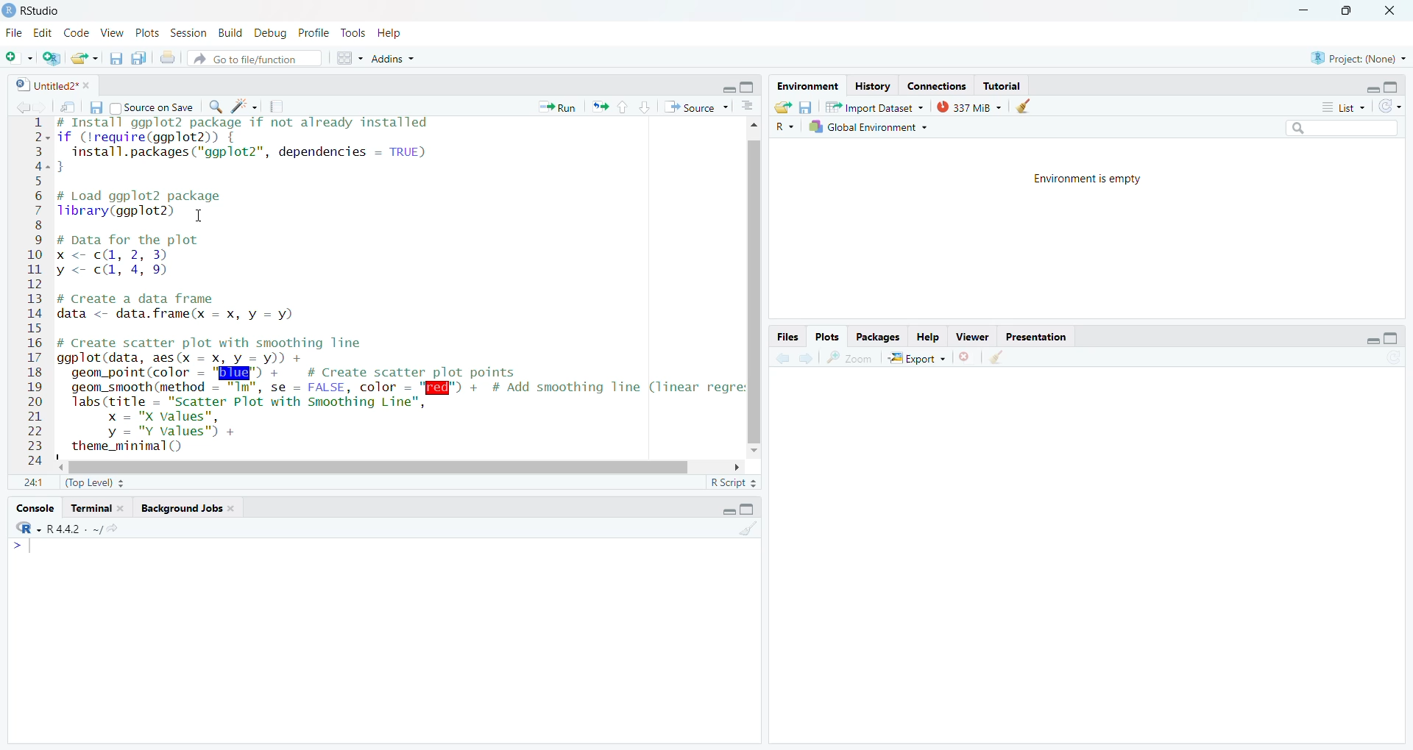  I want to click on clear history, so click(1030, 105).